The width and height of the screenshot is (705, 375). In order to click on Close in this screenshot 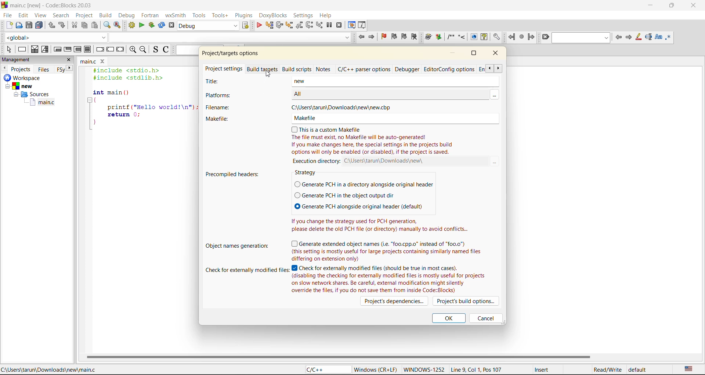, I will do `click(104, 62)`.